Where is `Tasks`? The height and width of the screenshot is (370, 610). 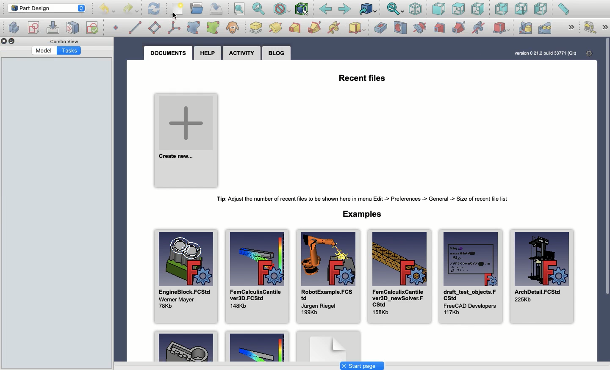
Tasks is located at coordinates (70, 50).